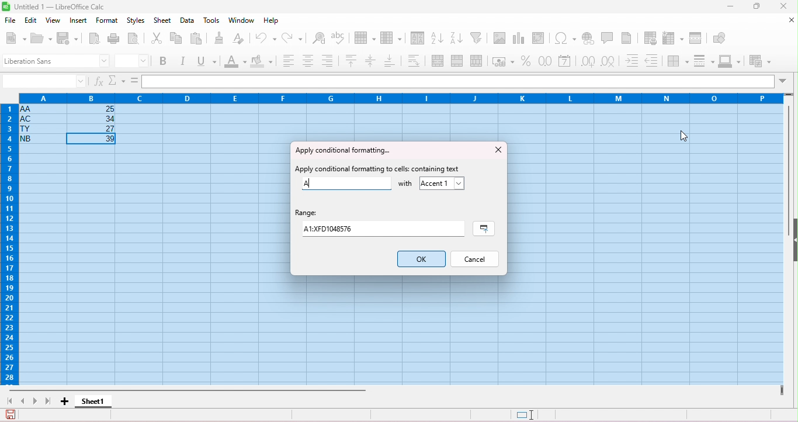 Image resolution: width=798 pixels, height=422 pixels. Describe the element at coordinates (503, 61) in the screenshot. I see `format as currency` at that location.